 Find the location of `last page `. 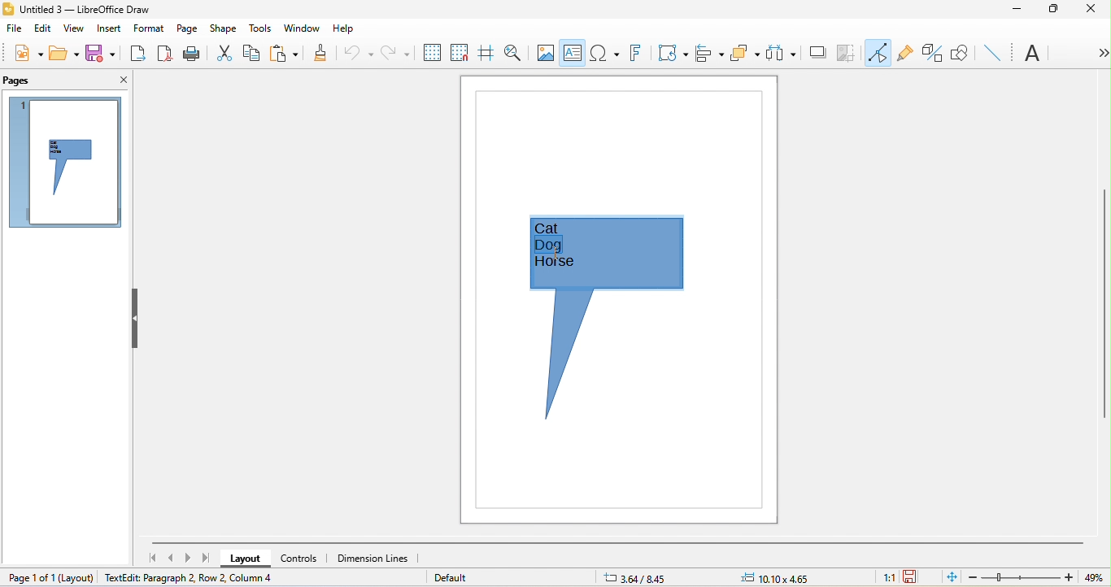

last page  is located at coordinates (206, 559).